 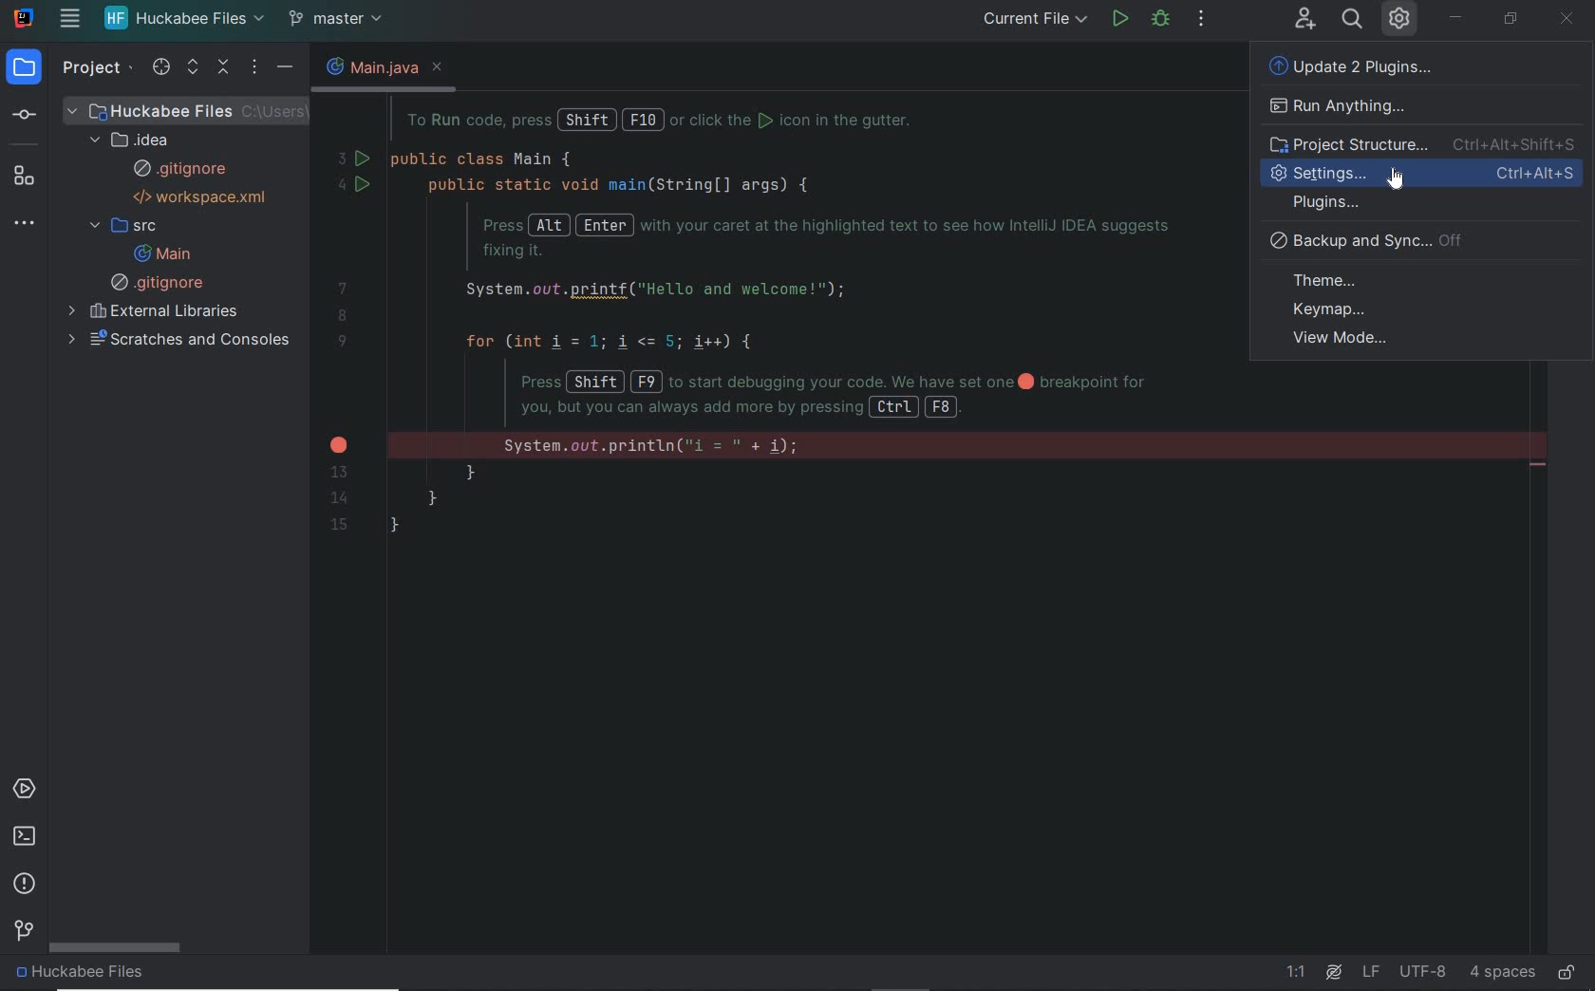 I want to click on settings, so click(x=1400, y=21).